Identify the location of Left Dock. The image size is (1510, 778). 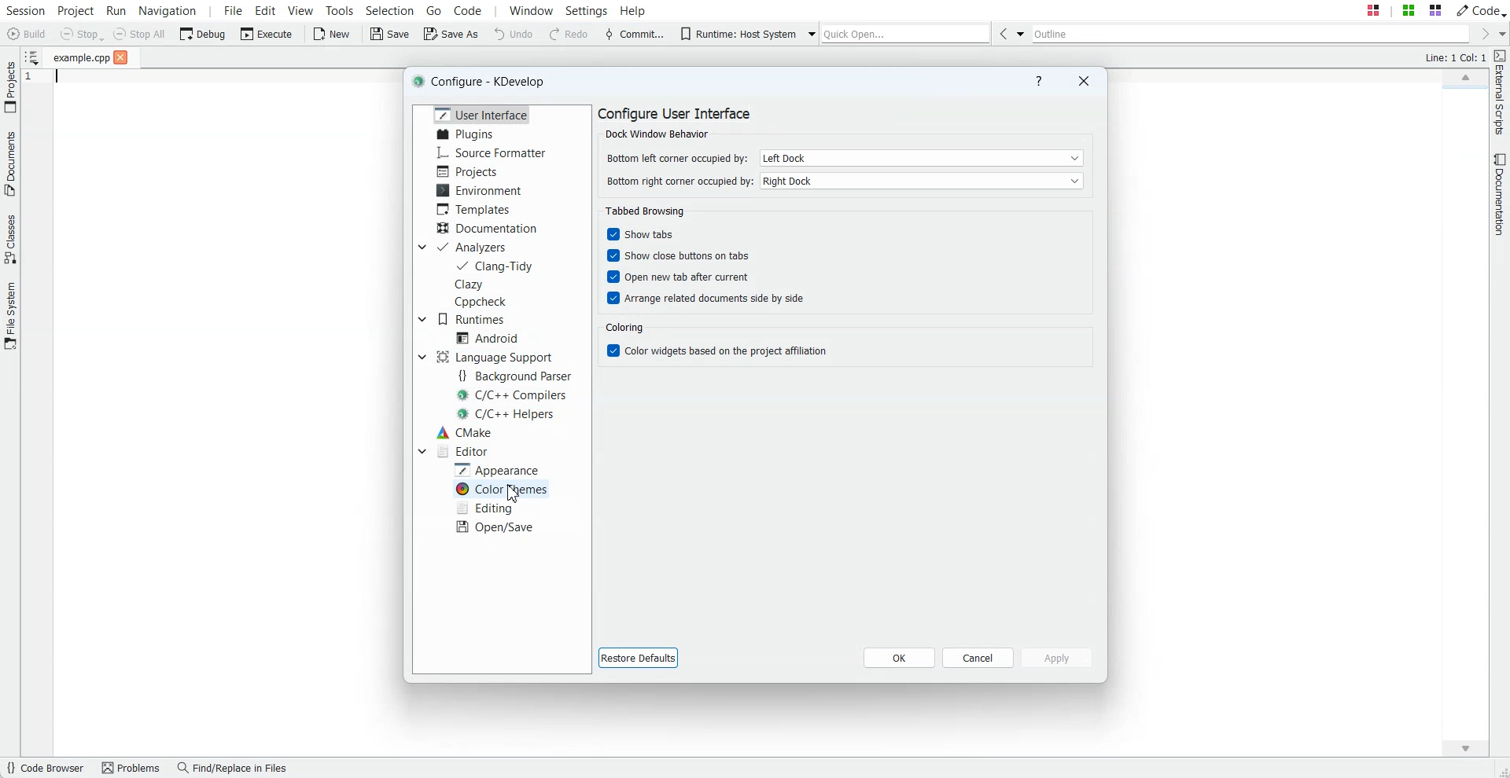
(922, 157).